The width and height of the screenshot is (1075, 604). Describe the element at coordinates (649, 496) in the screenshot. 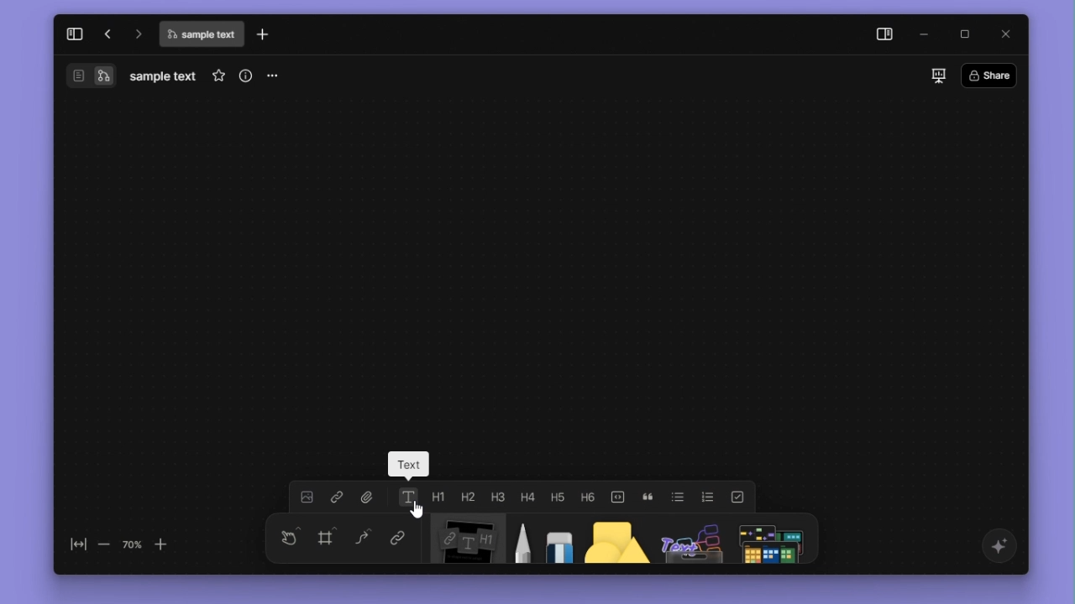

I see `quote` at that location.